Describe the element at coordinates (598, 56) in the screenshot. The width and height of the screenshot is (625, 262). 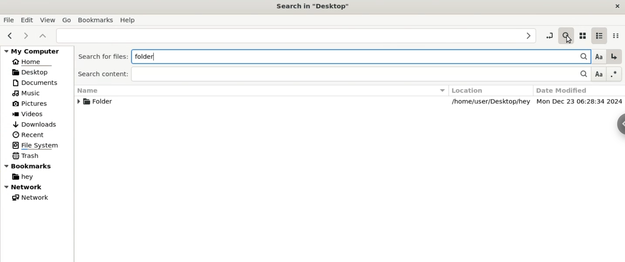
I see `Font` at that location.